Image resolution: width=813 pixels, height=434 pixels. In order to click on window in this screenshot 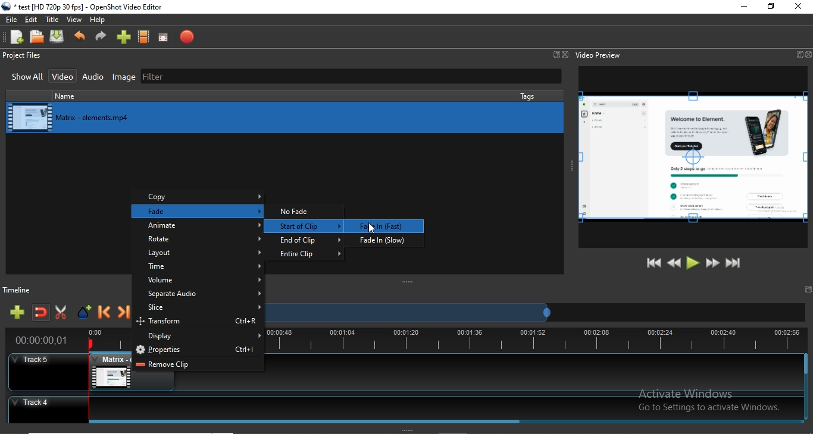, I will do `click(808, 290)`.